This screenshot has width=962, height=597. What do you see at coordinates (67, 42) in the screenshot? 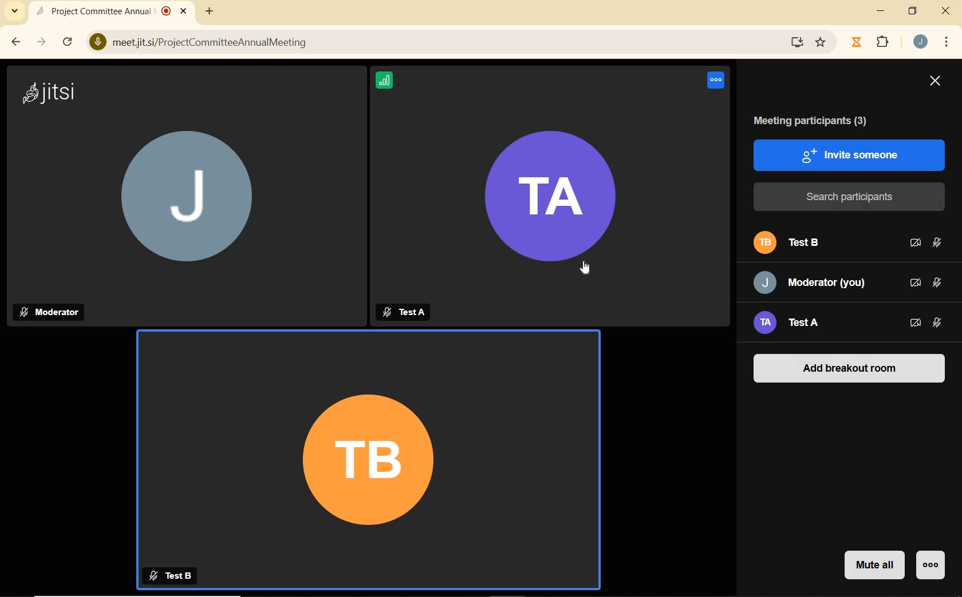
I see `RELOAD` at bounding box center [67, 42].